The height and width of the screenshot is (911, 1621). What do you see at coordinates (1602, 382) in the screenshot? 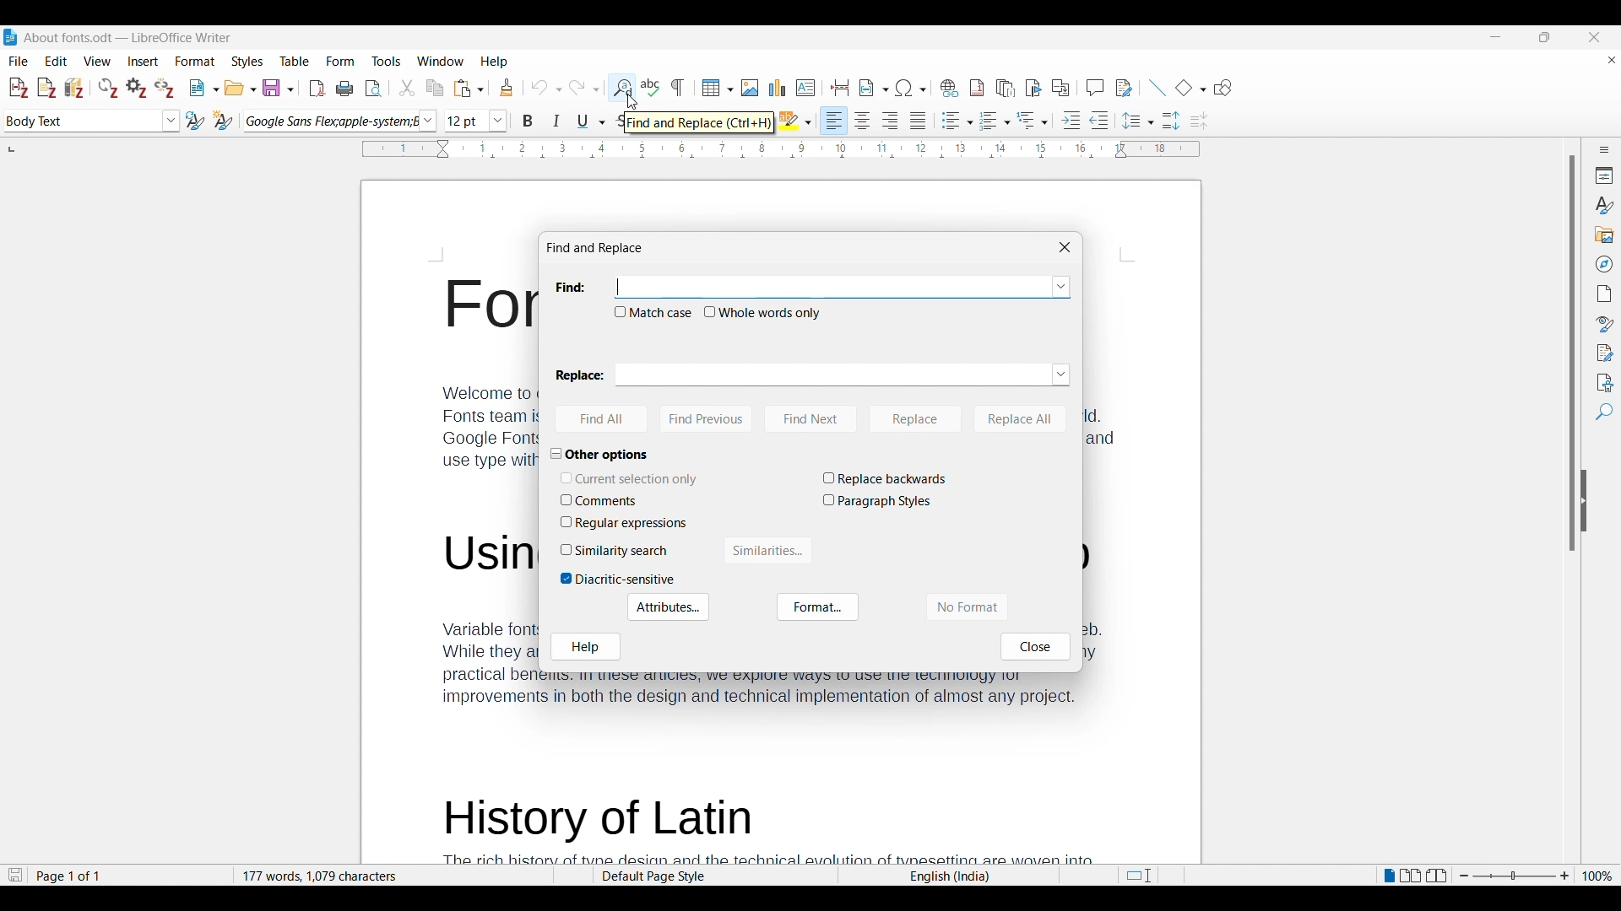
I see `Accessibility check` at bounding box center [1602, 382].